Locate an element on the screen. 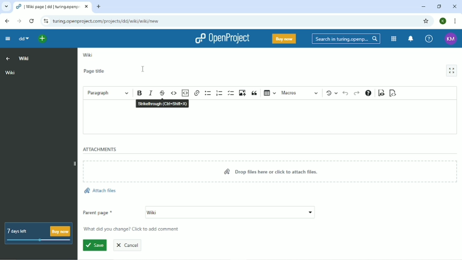 This screenshot has width=462, height=260. Page title is located at coordinates (94, 72).